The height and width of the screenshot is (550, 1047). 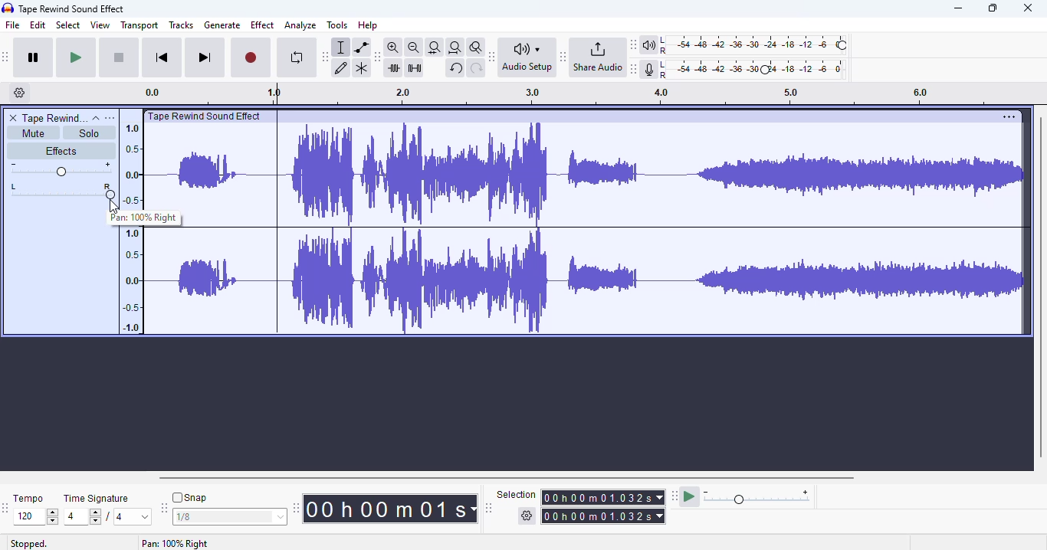 I want to click on draw tool, so click(x=341, y=69).